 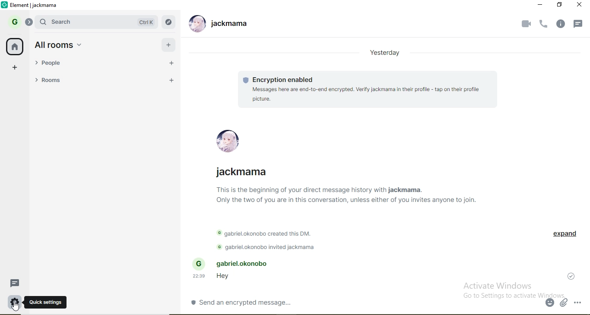 What do you see at coordinates (565, 234) in the screenshot?
I see `expand` at bounding box center [565, 234].